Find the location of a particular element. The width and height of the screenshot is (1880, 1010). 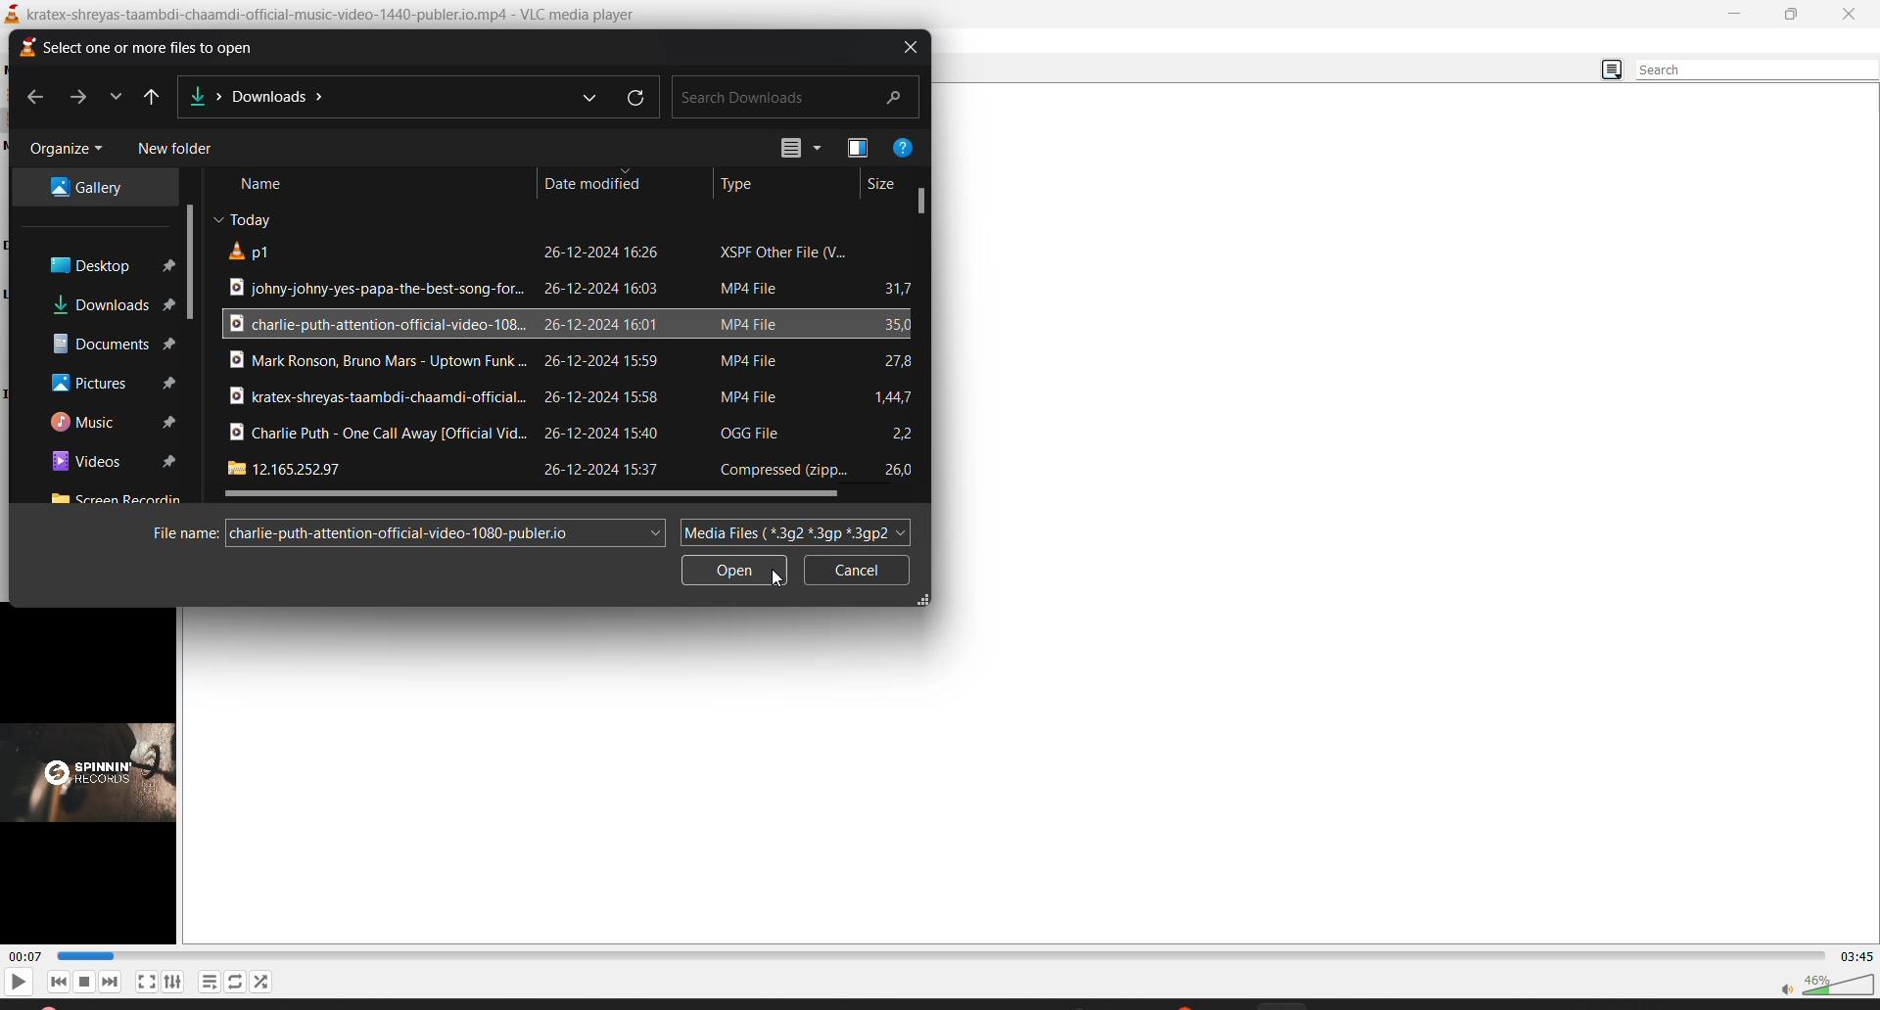

close is located at coordinates (1846, 16).